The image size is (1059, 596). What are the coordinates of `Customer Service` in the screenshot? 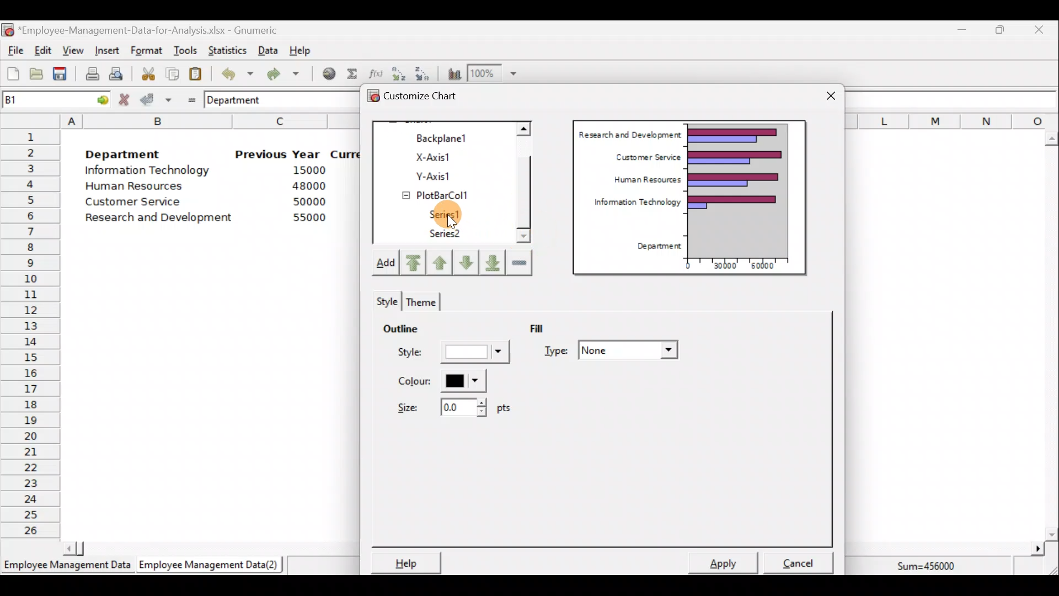 It's located at (645, 156).